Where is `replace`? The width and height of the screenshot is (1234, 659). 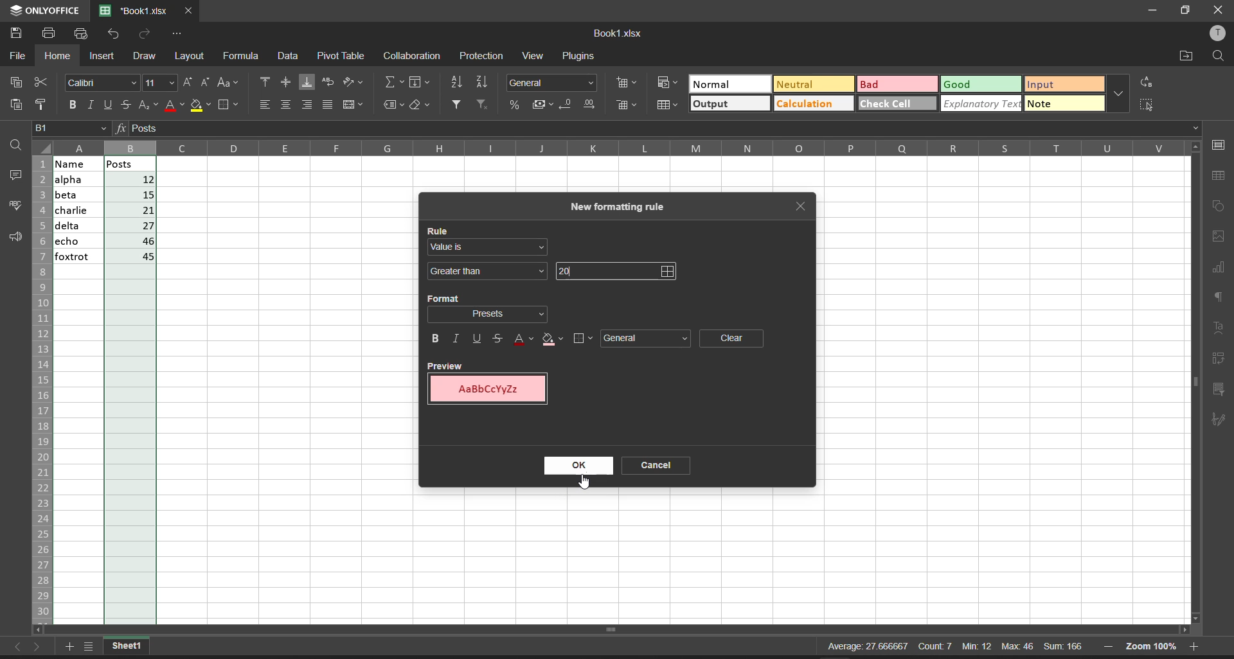 replace is located at coordinates (1149, 80).